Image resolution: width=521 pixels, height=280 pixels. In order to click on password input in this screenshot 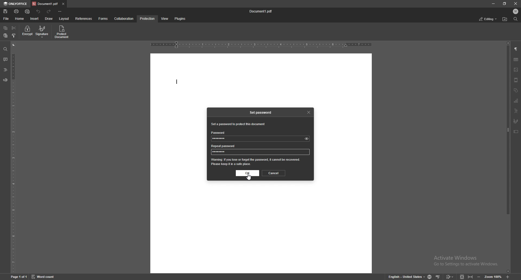, I will do `click(260, 152)`.